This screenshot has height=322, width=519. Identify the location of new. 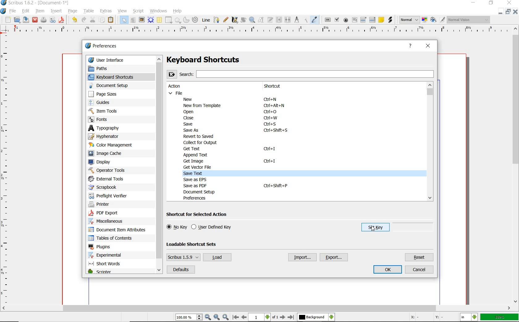
(8, 20).